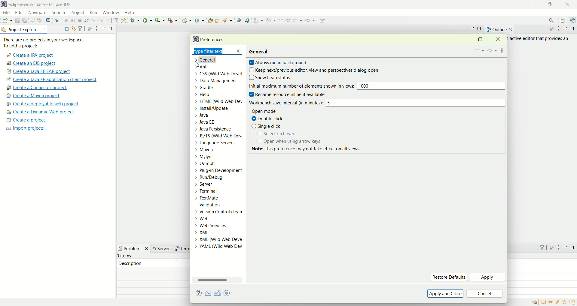 Image resolution: width=577 pixels, height=306 pixels. Describe the element at coordinates (485, 294) in the screenshot. I see `cancel` at that location.